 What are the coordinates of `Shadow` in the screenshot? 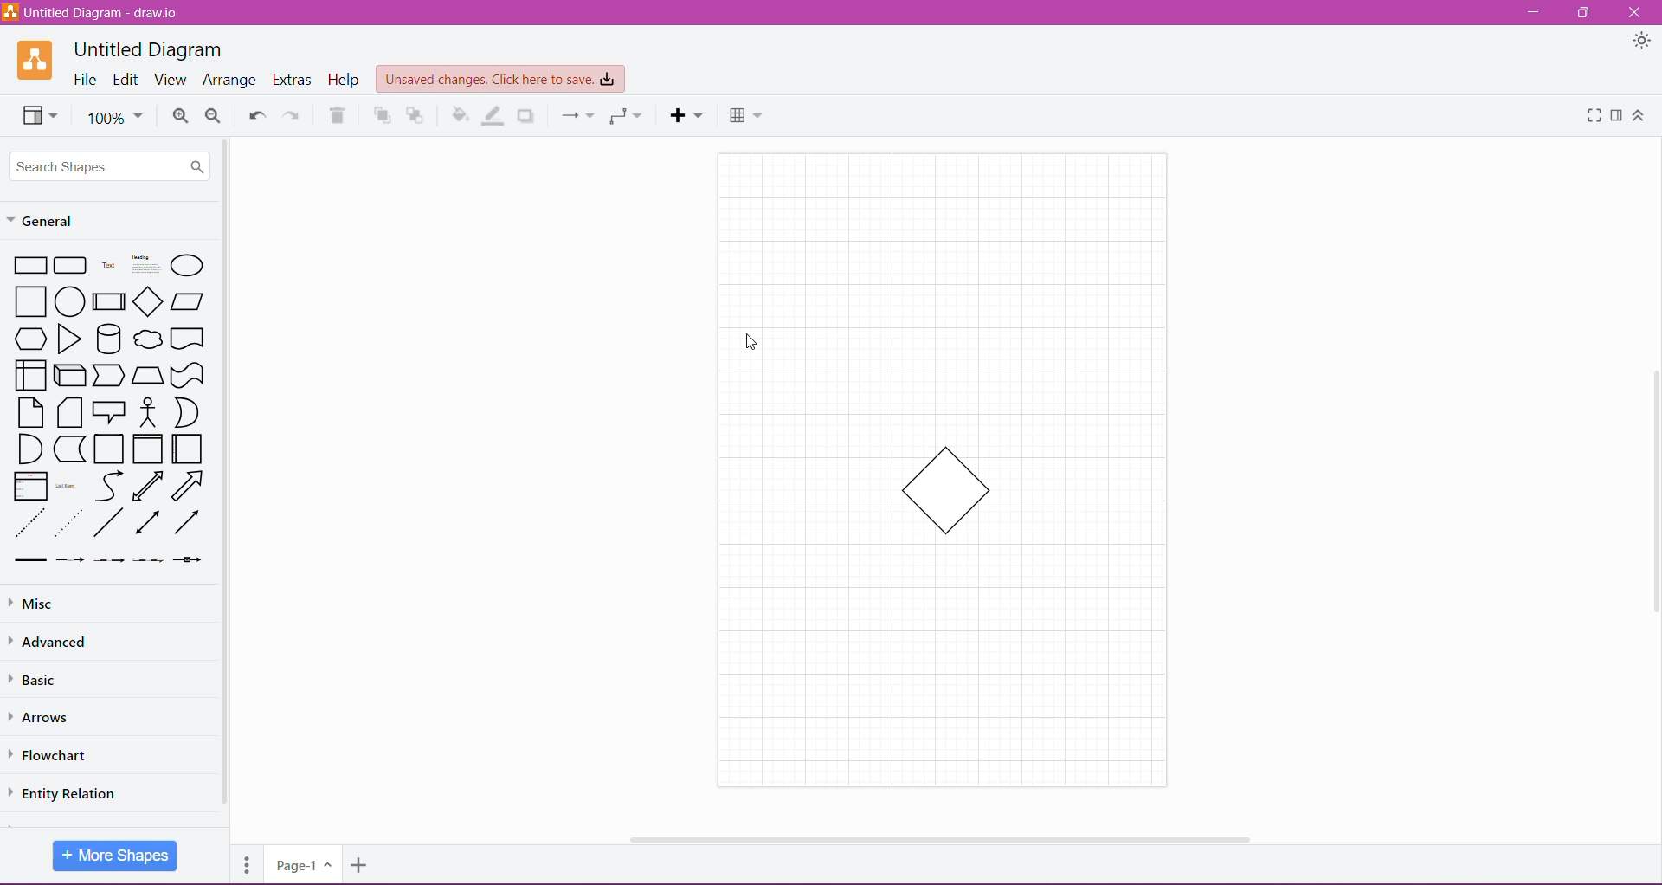 It's located at (527, 116).